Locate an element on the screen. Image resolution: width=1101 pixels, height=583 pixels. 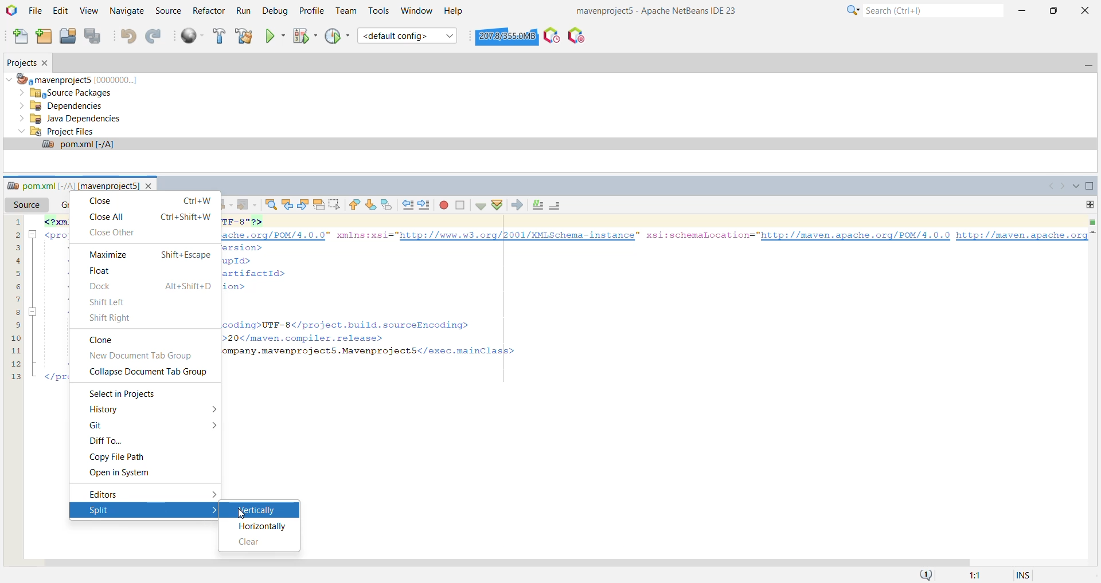
Close is located at coordinates (1086, 10).